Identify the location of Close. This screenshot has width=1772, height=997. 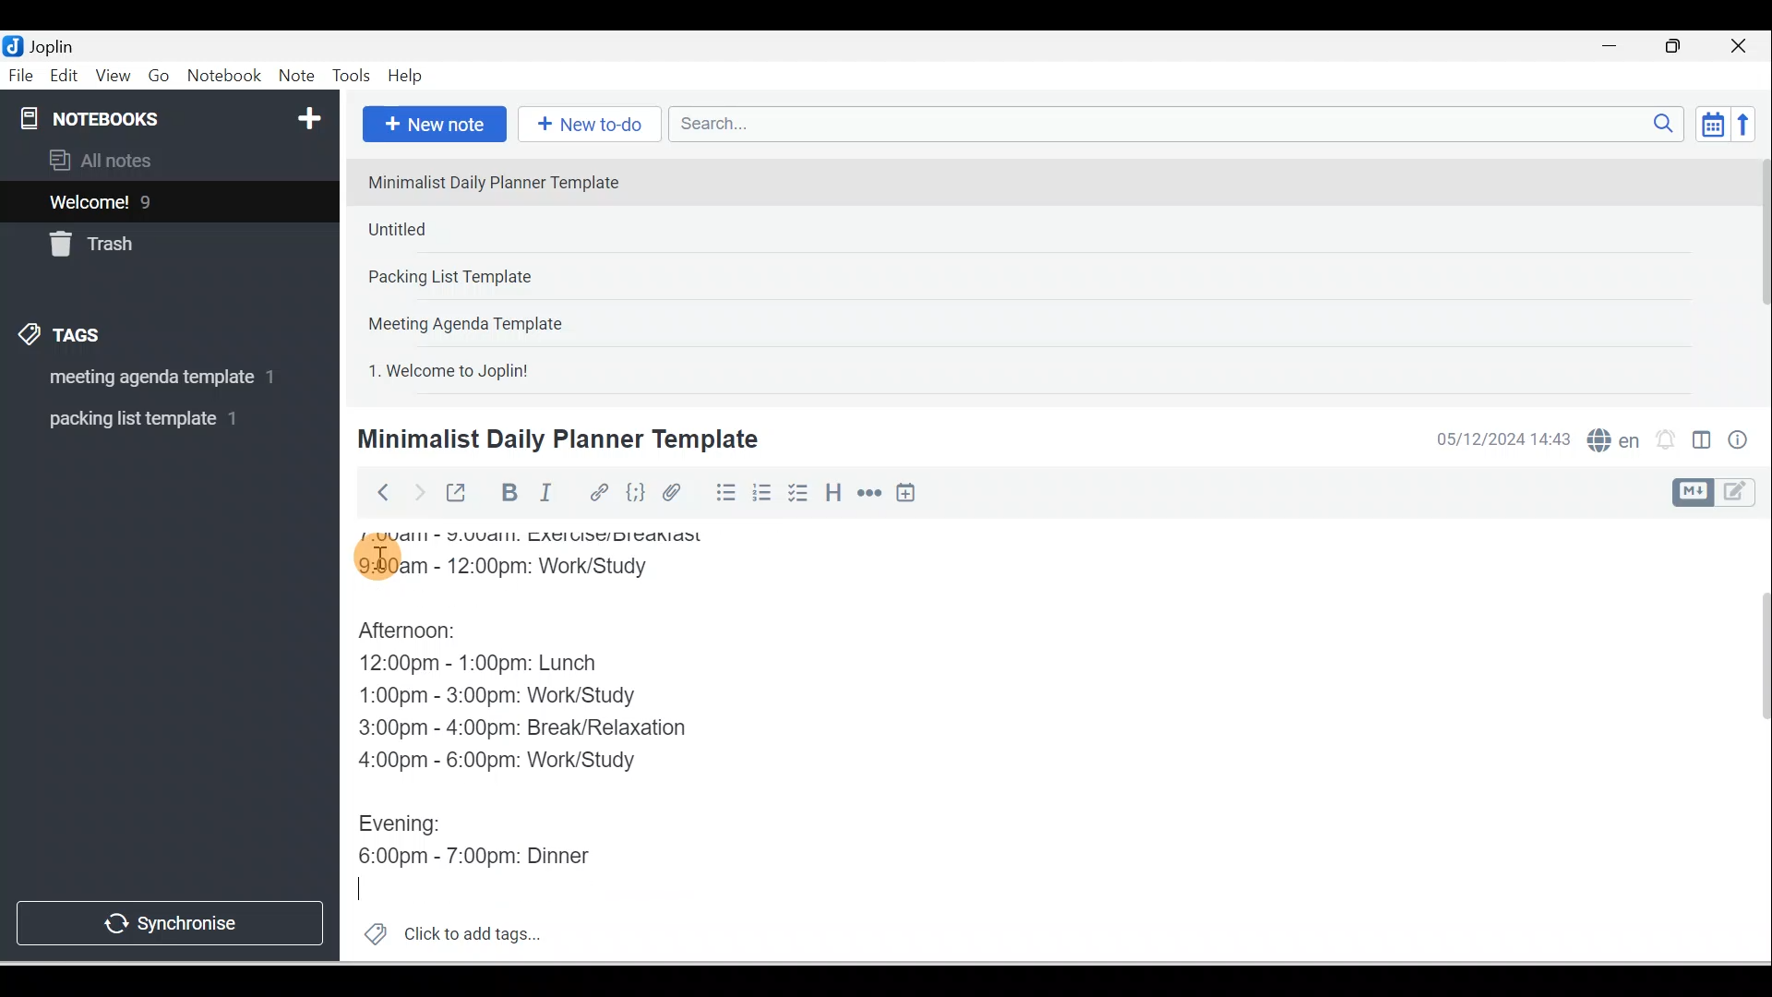
(1743, 46).